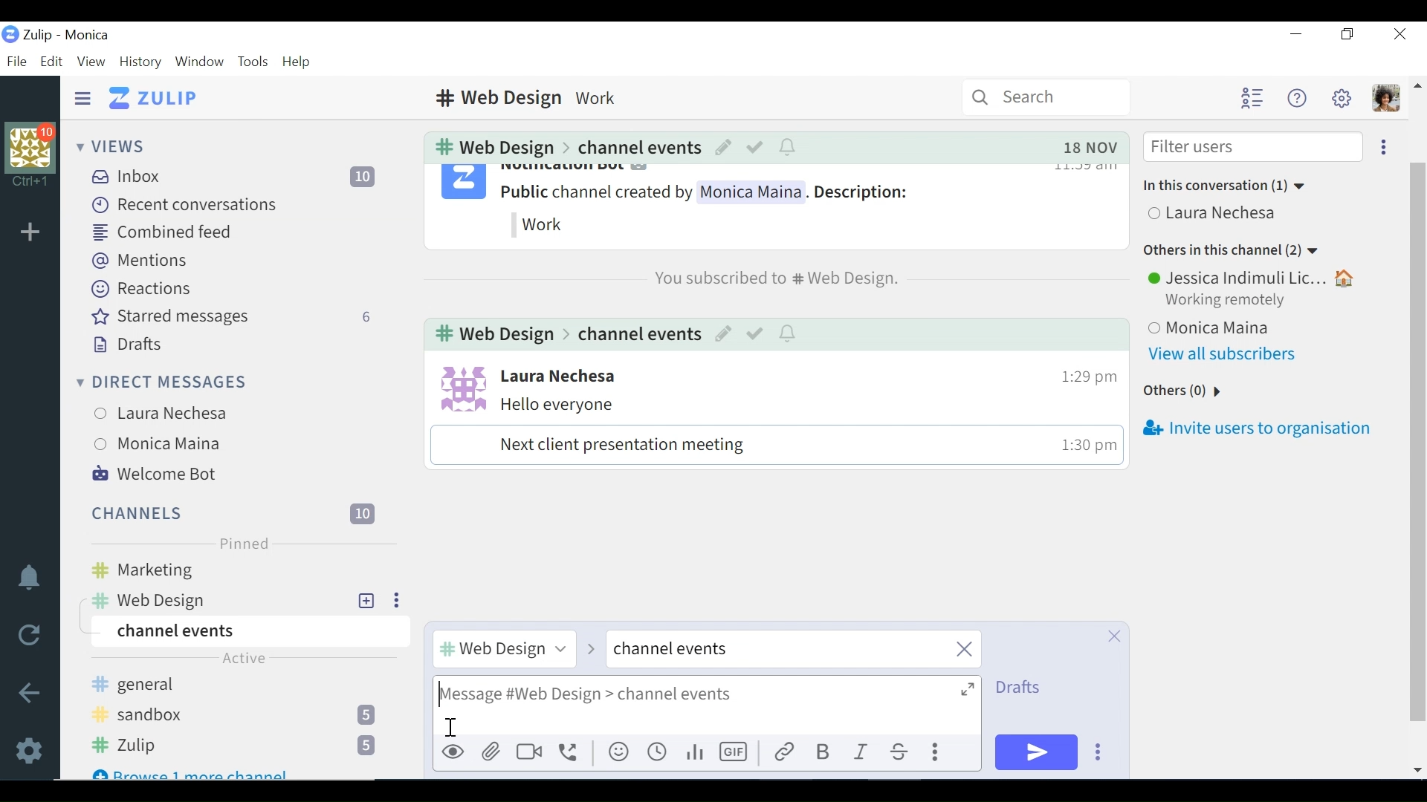 The height and width of the screenshot is (802, 1427). What do you see at coordinates (730, 204) in the screenshot?
I see `notification bot messages` at bounding box center [730, 204].